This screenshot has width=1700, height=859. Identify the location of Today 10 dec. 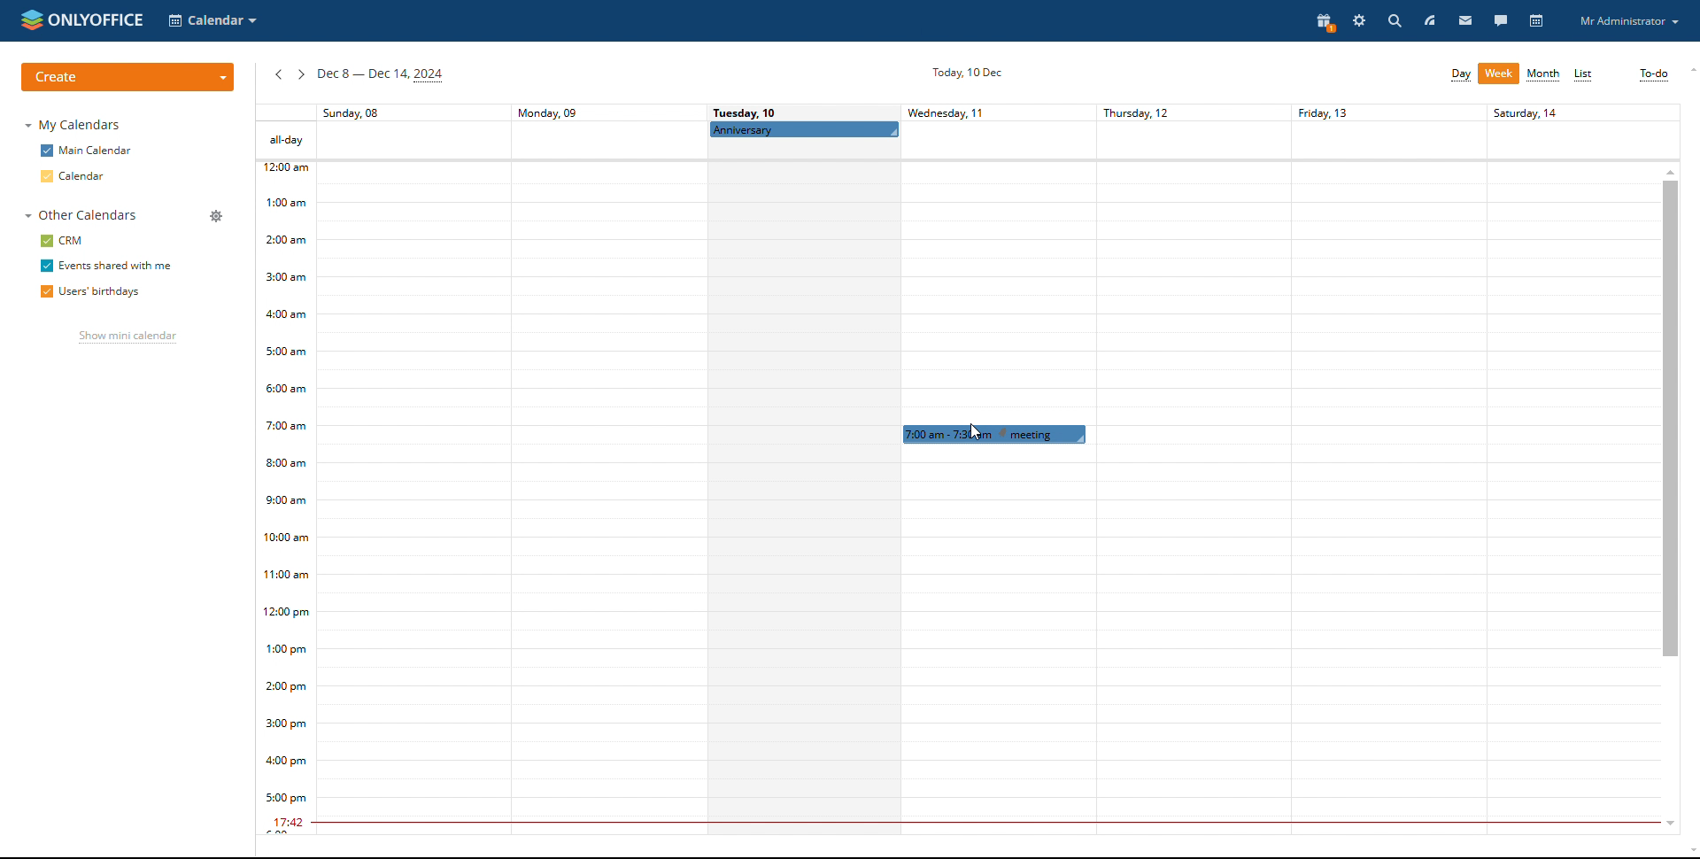
(964, 72).